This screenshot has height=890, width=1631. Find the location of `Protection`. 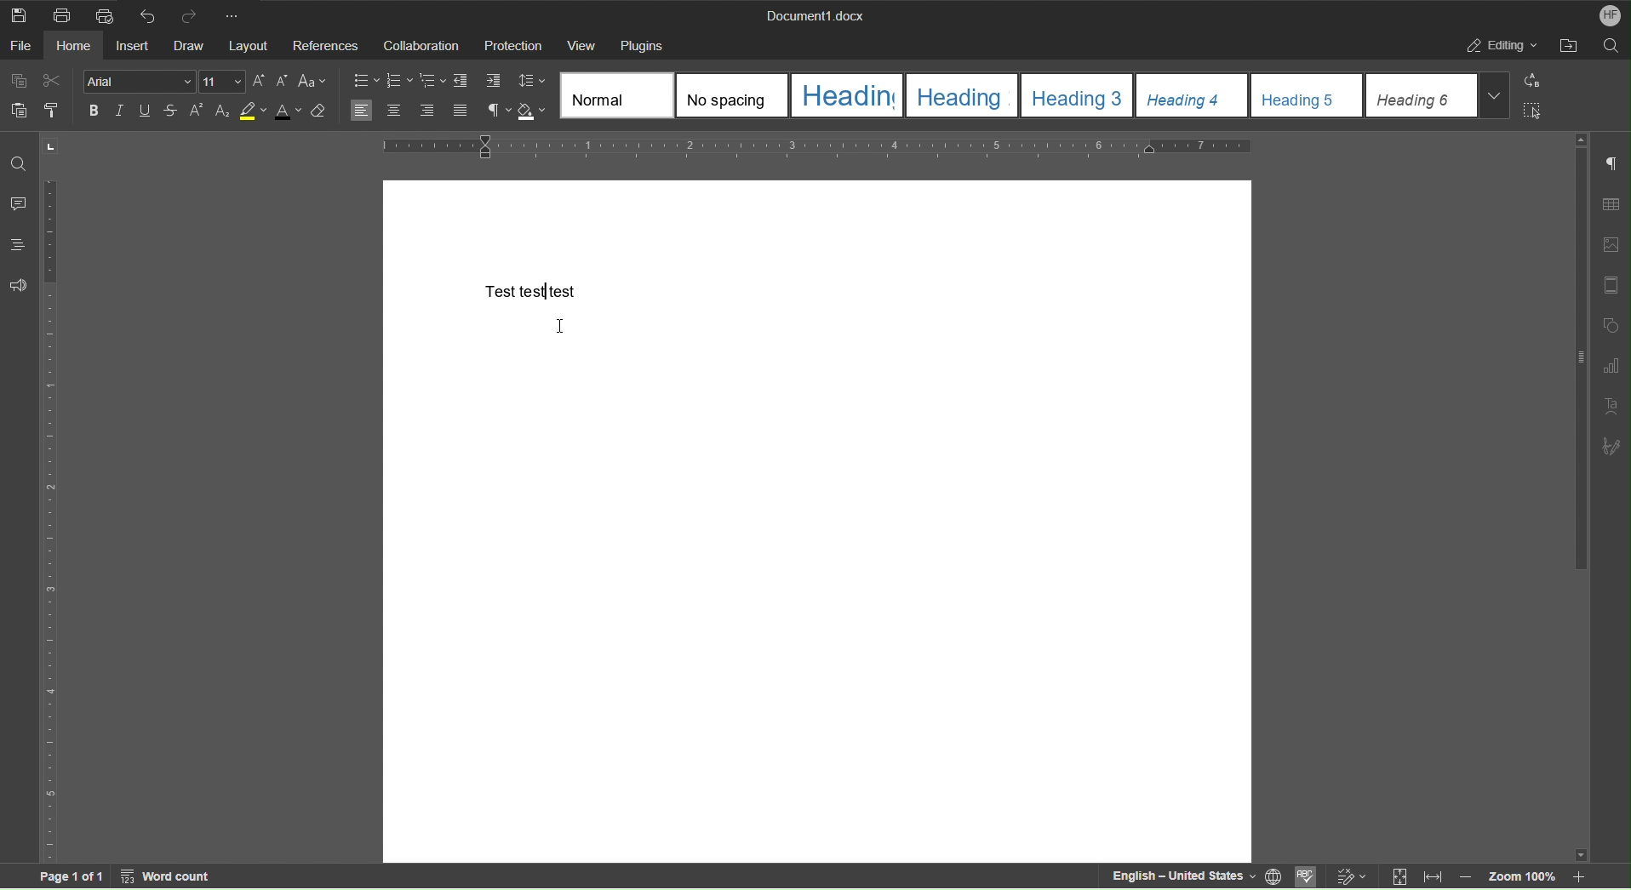

Protection is located at coordinates (512, 43).